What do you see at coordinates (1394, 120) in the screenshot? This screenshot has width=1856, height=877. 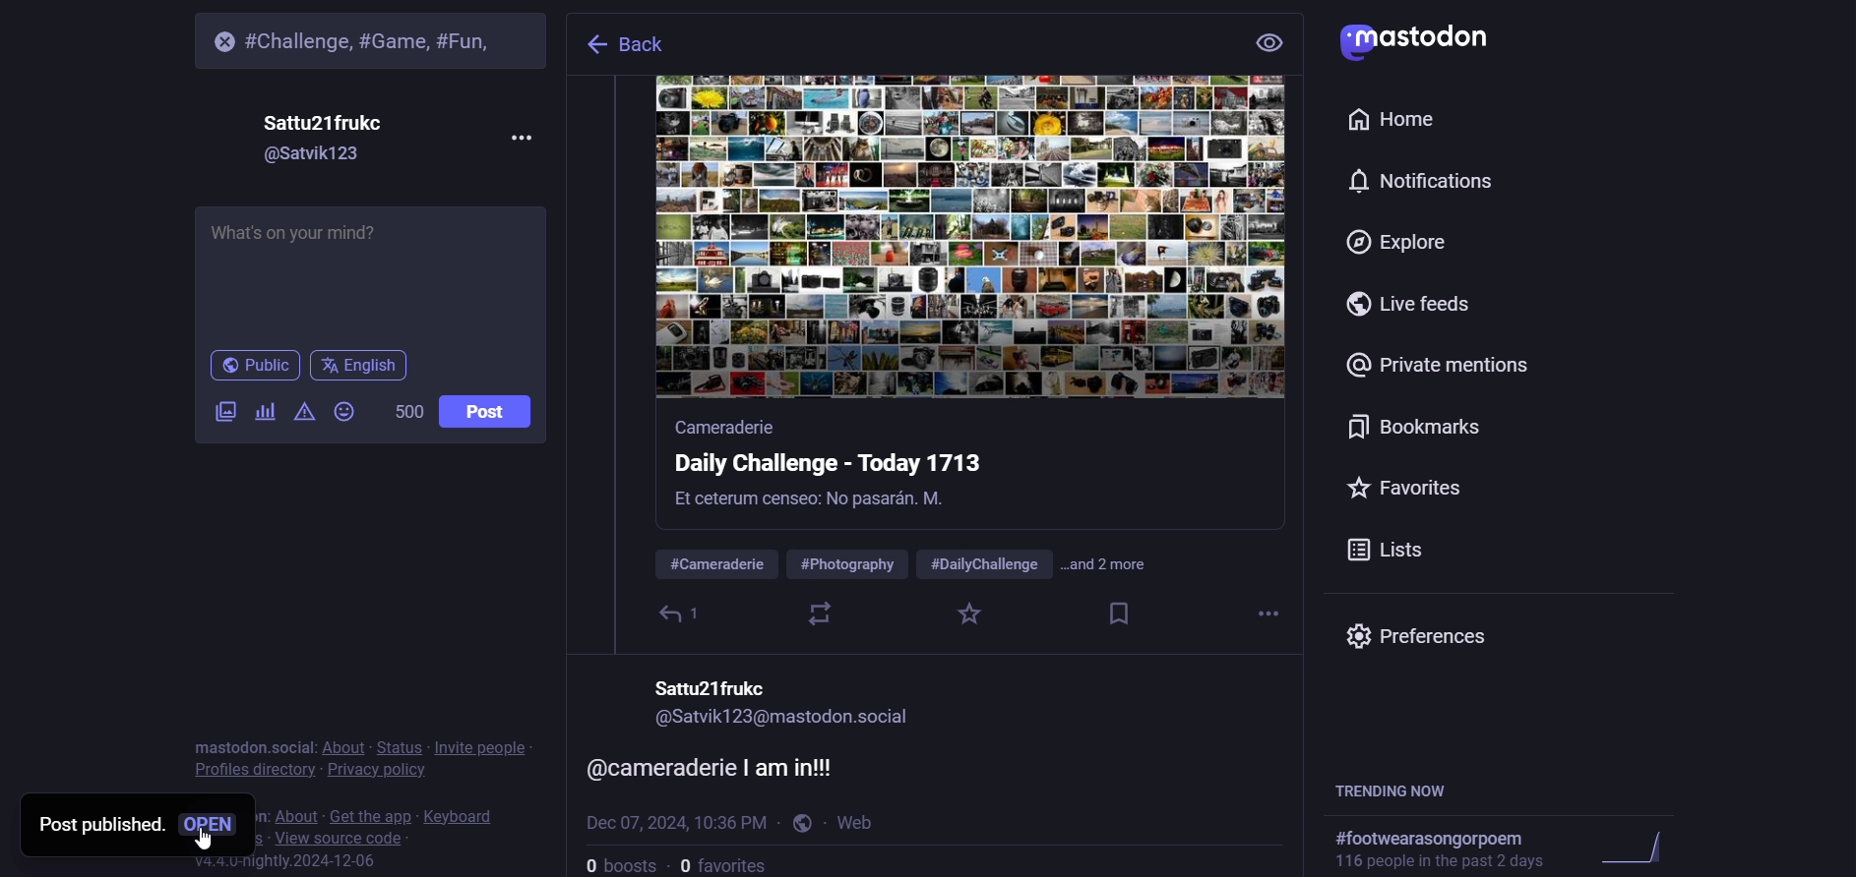 I see `home` at bounding box center [1394, 120].